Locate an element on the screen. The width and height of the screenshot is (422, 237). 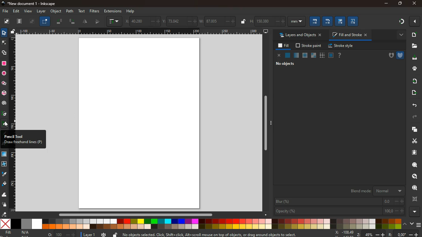
close is located at coordinates (415, 3).